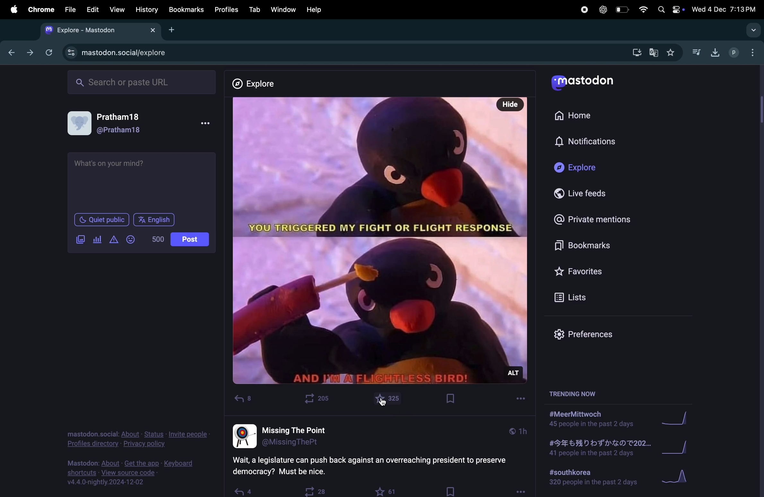 This screenshot has width=764, height=497. Describe the element at coordinates (642, 9) in the screenshot. I see `wifi` at that location.